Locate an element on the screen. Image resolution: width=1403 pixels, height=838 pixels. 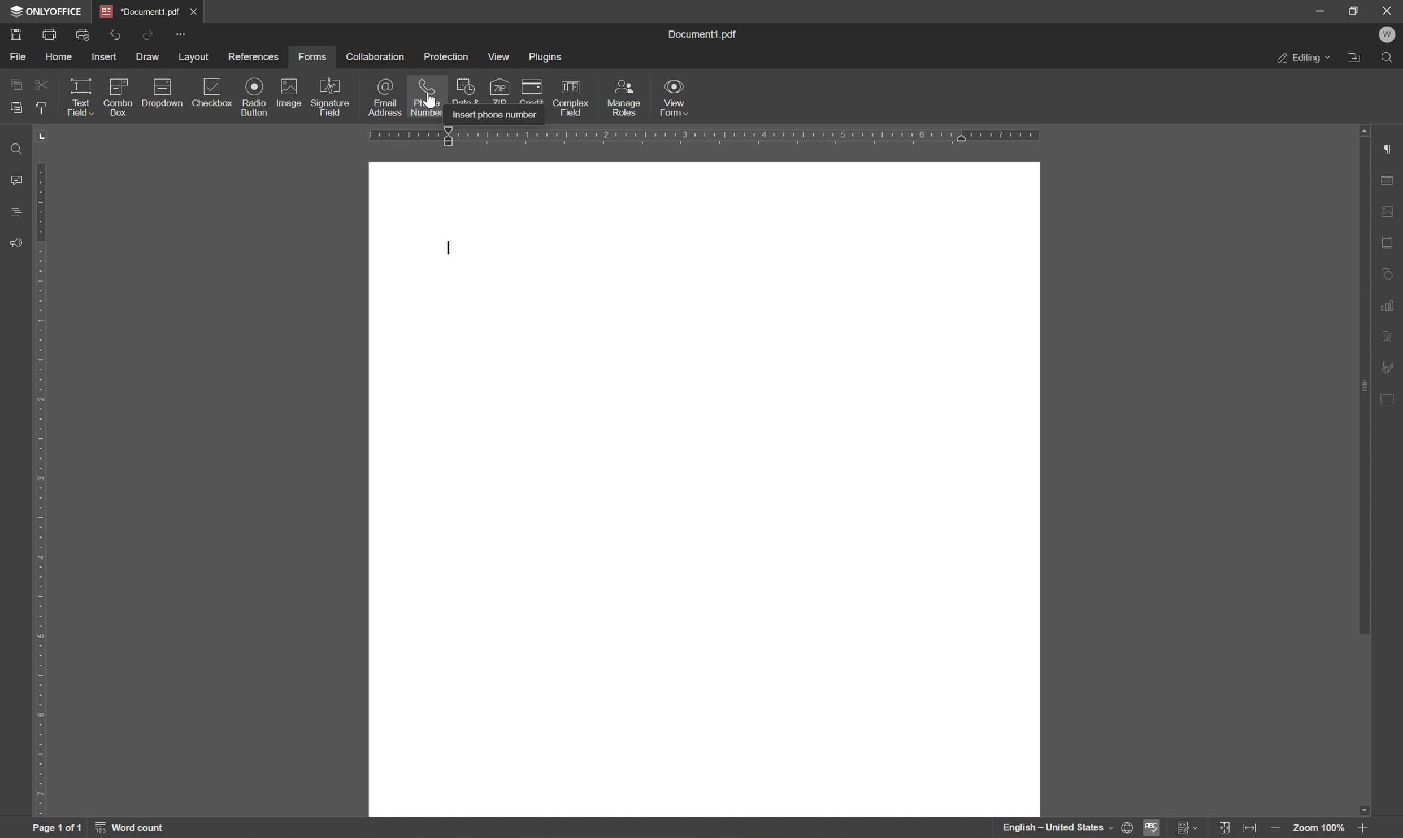
word count is located at coordinates (133, 827).